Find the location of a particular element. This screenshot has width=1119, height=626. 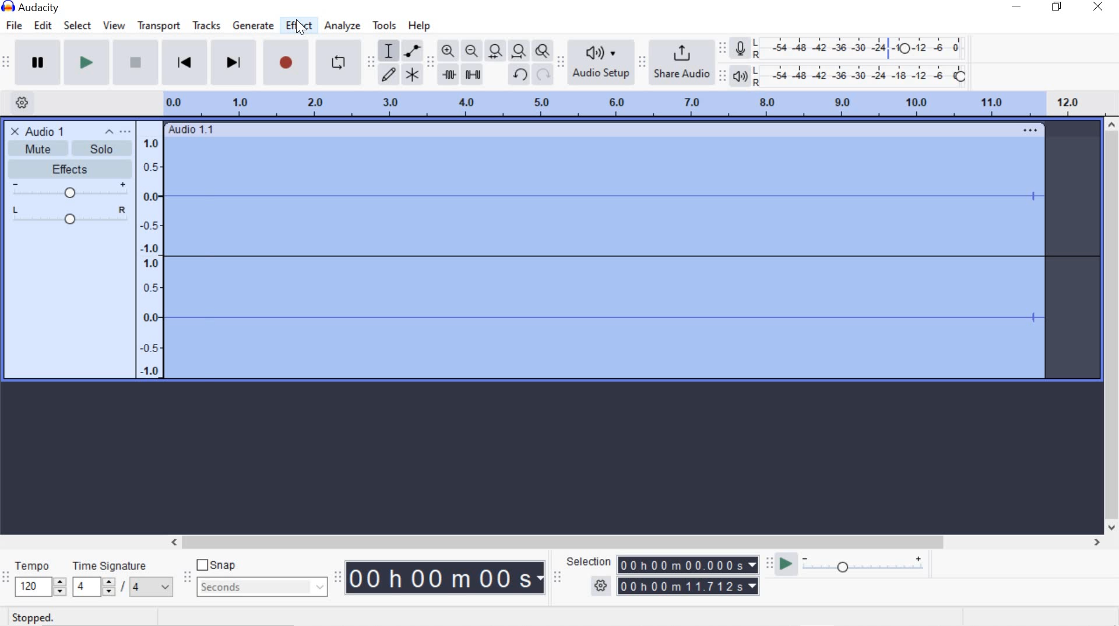

Trim audio outside selection is located at coordinates (448, 73).